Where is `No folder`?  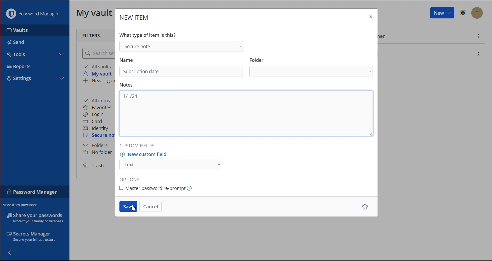 No folder is located at coordinates (99, 152).